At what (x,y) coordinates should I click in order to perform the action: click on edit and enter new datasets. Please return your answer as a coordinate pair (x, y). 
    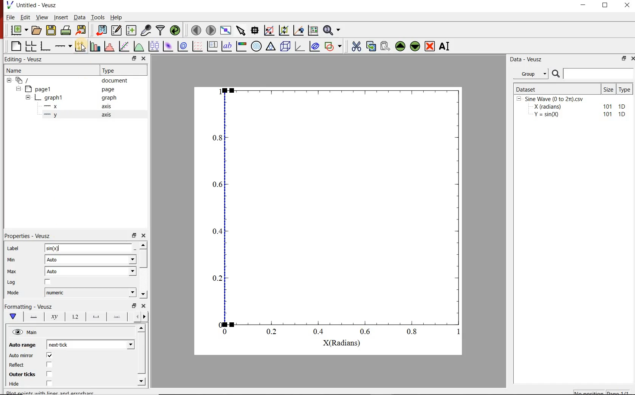
    Looking at the image, I should click on (117, 30).